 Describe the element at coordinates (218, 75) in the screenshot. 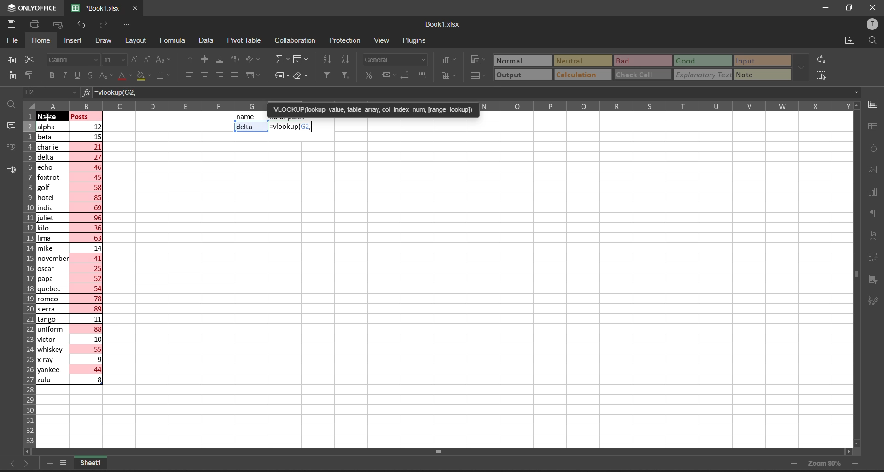

I see `align right` at that location.